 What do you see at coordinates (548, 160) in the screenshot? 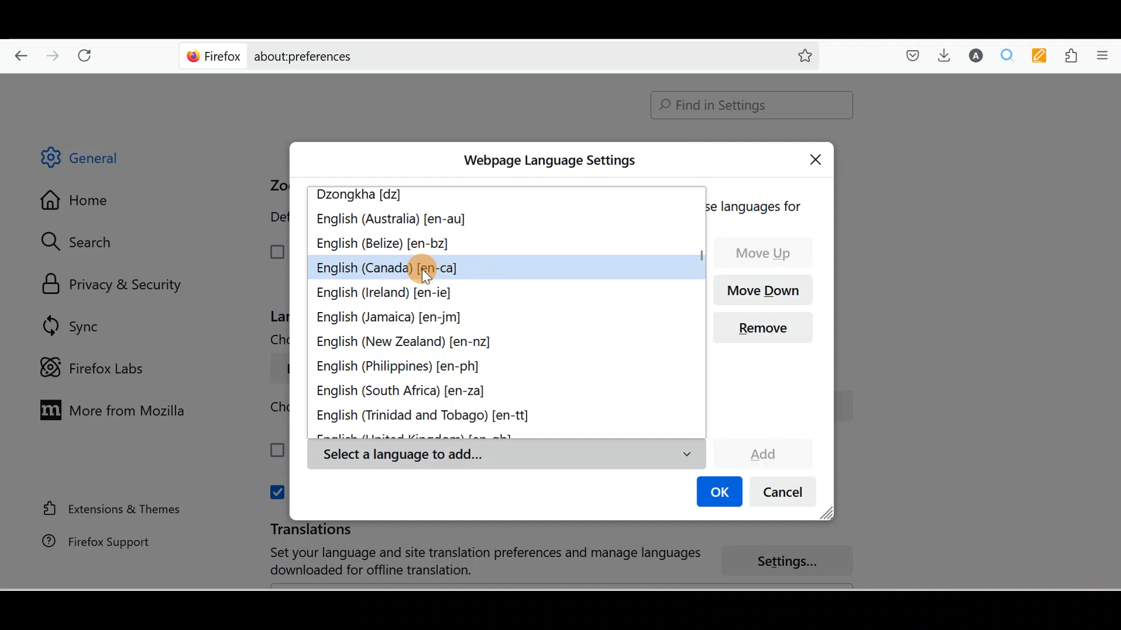
I see `Webpage Language settings` at bounding box center [548, 160].